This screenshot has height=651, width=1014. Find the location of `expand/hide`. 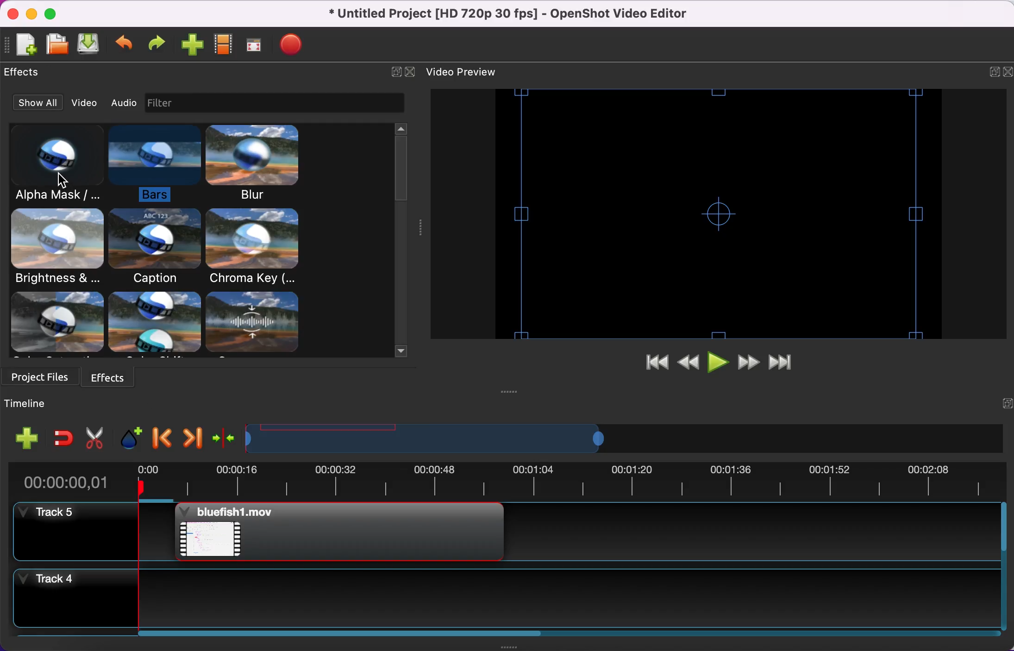

expand/hide is located at coordinates (994, 74).